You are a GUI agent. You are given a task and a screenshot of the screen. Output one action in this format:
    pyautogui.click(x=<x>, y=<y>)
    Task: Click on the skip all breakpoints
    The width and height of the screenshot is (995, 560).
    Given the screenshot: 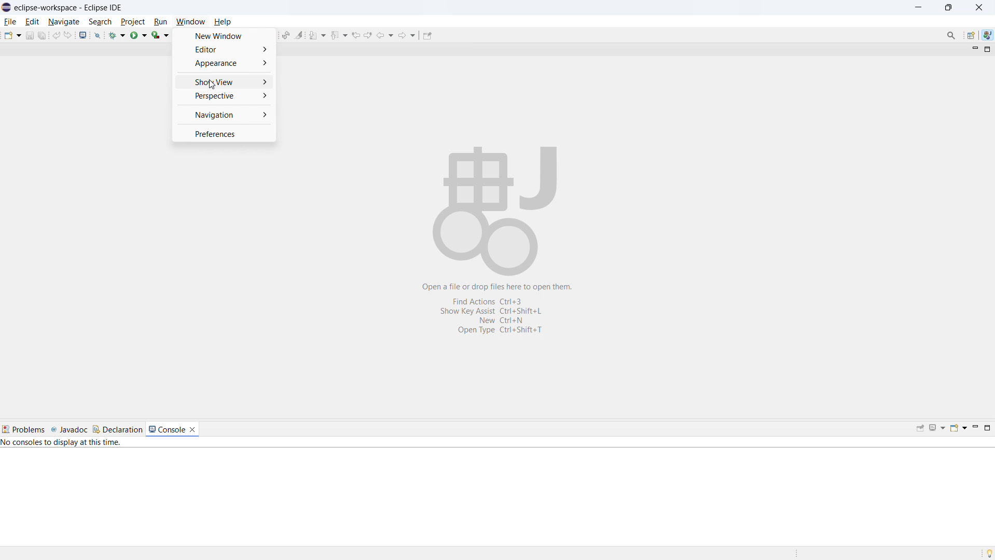 What is the action you would take?
    pyautogui.click(x=98, y=35)
    